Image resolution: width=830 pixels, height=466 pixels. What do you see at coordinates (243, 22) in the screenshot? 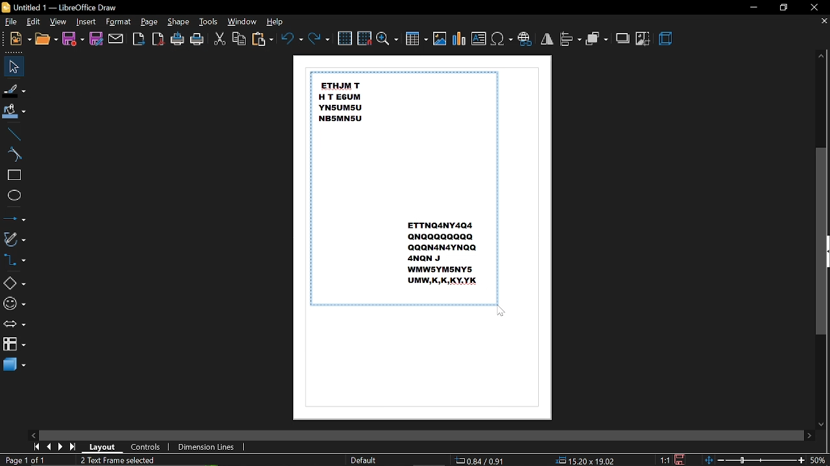
I see `window` at bounding box center [243, 22].